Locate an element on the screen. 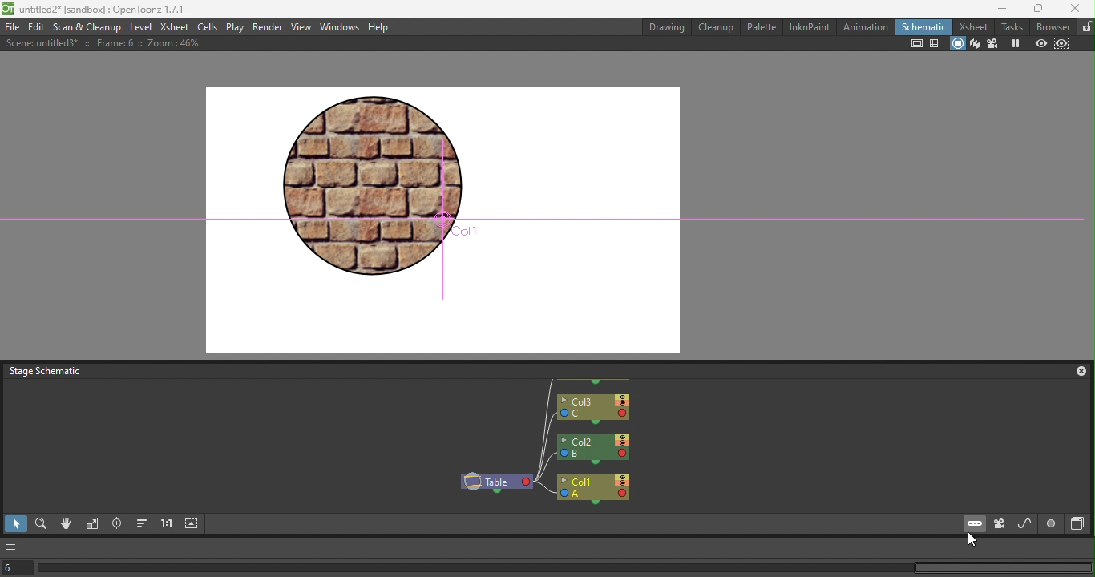 Image resolution: width=1095 pixels, height=577 pixels. Render is located at coordinates (269, 27).